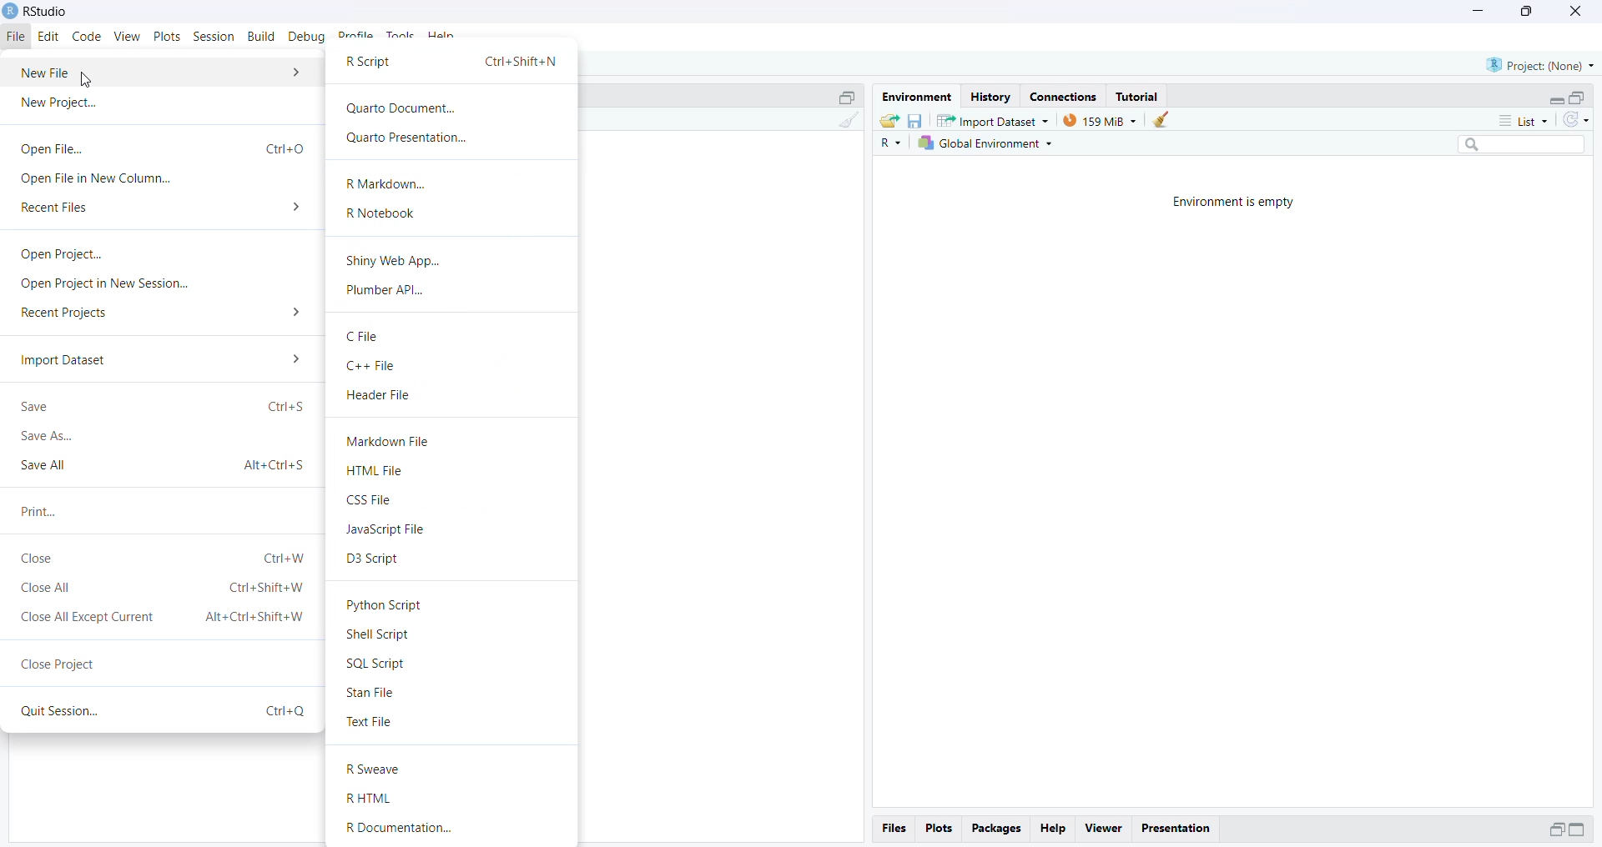 The width and height of the screenshot is (1602, 847). Describe the element at coordinates (452, 63) in the screenshot. I see `R script ctrl+shift+N` at that location.